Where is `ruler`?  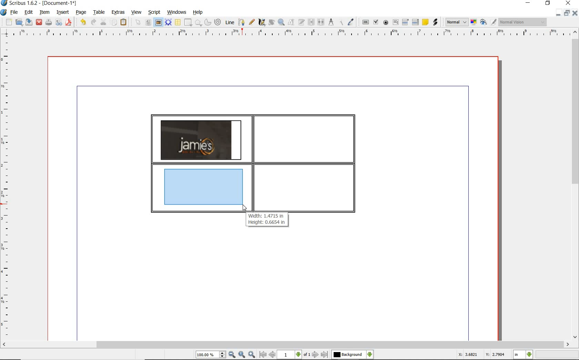
ruler is located at coordinates (7, 189).